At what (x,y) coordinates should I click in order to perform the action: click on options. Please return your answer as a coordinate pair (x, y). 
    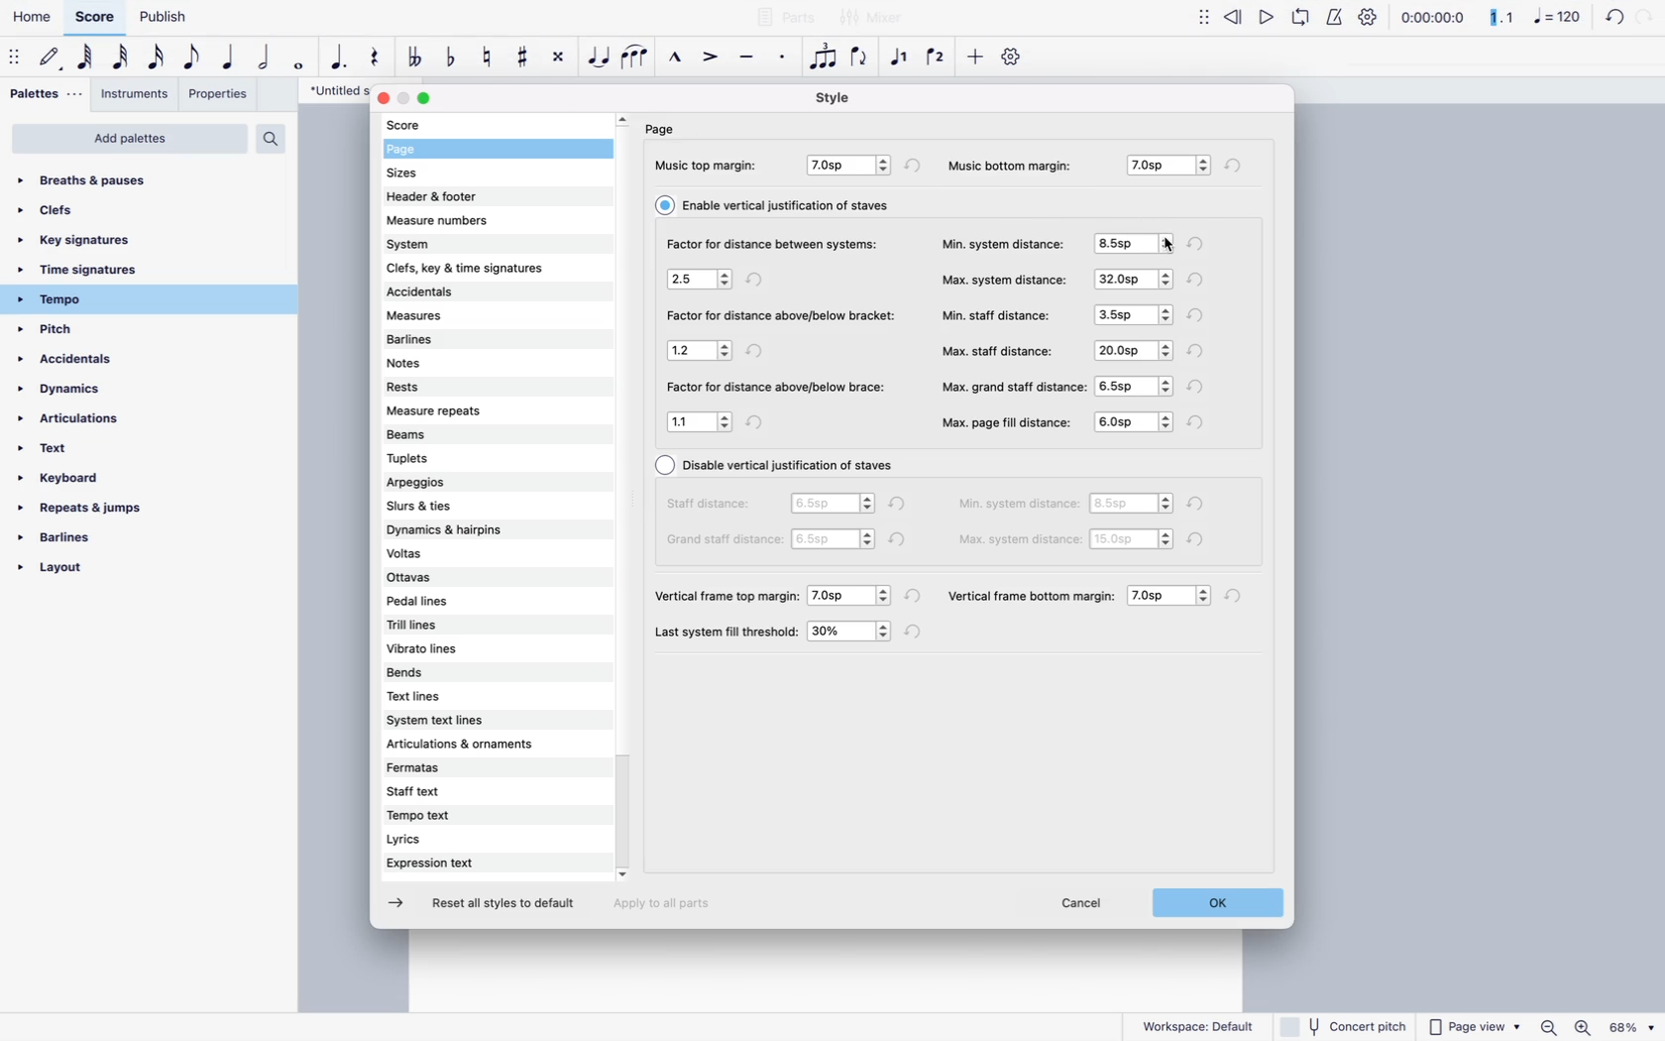
    Looking at the image, I should click on (1134, 246).